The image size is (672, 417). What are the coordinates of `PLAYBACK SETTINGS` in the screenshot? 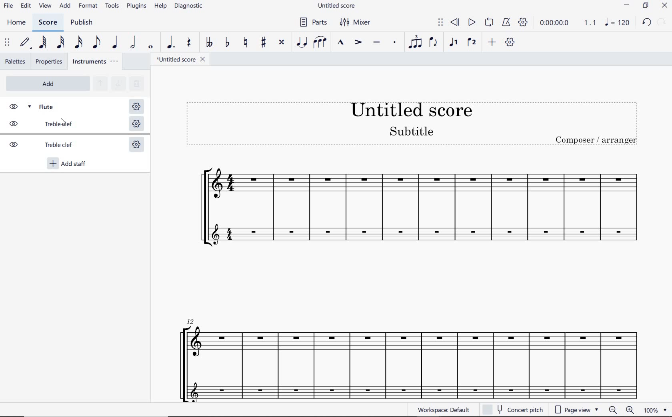 It's located at (523, 23).